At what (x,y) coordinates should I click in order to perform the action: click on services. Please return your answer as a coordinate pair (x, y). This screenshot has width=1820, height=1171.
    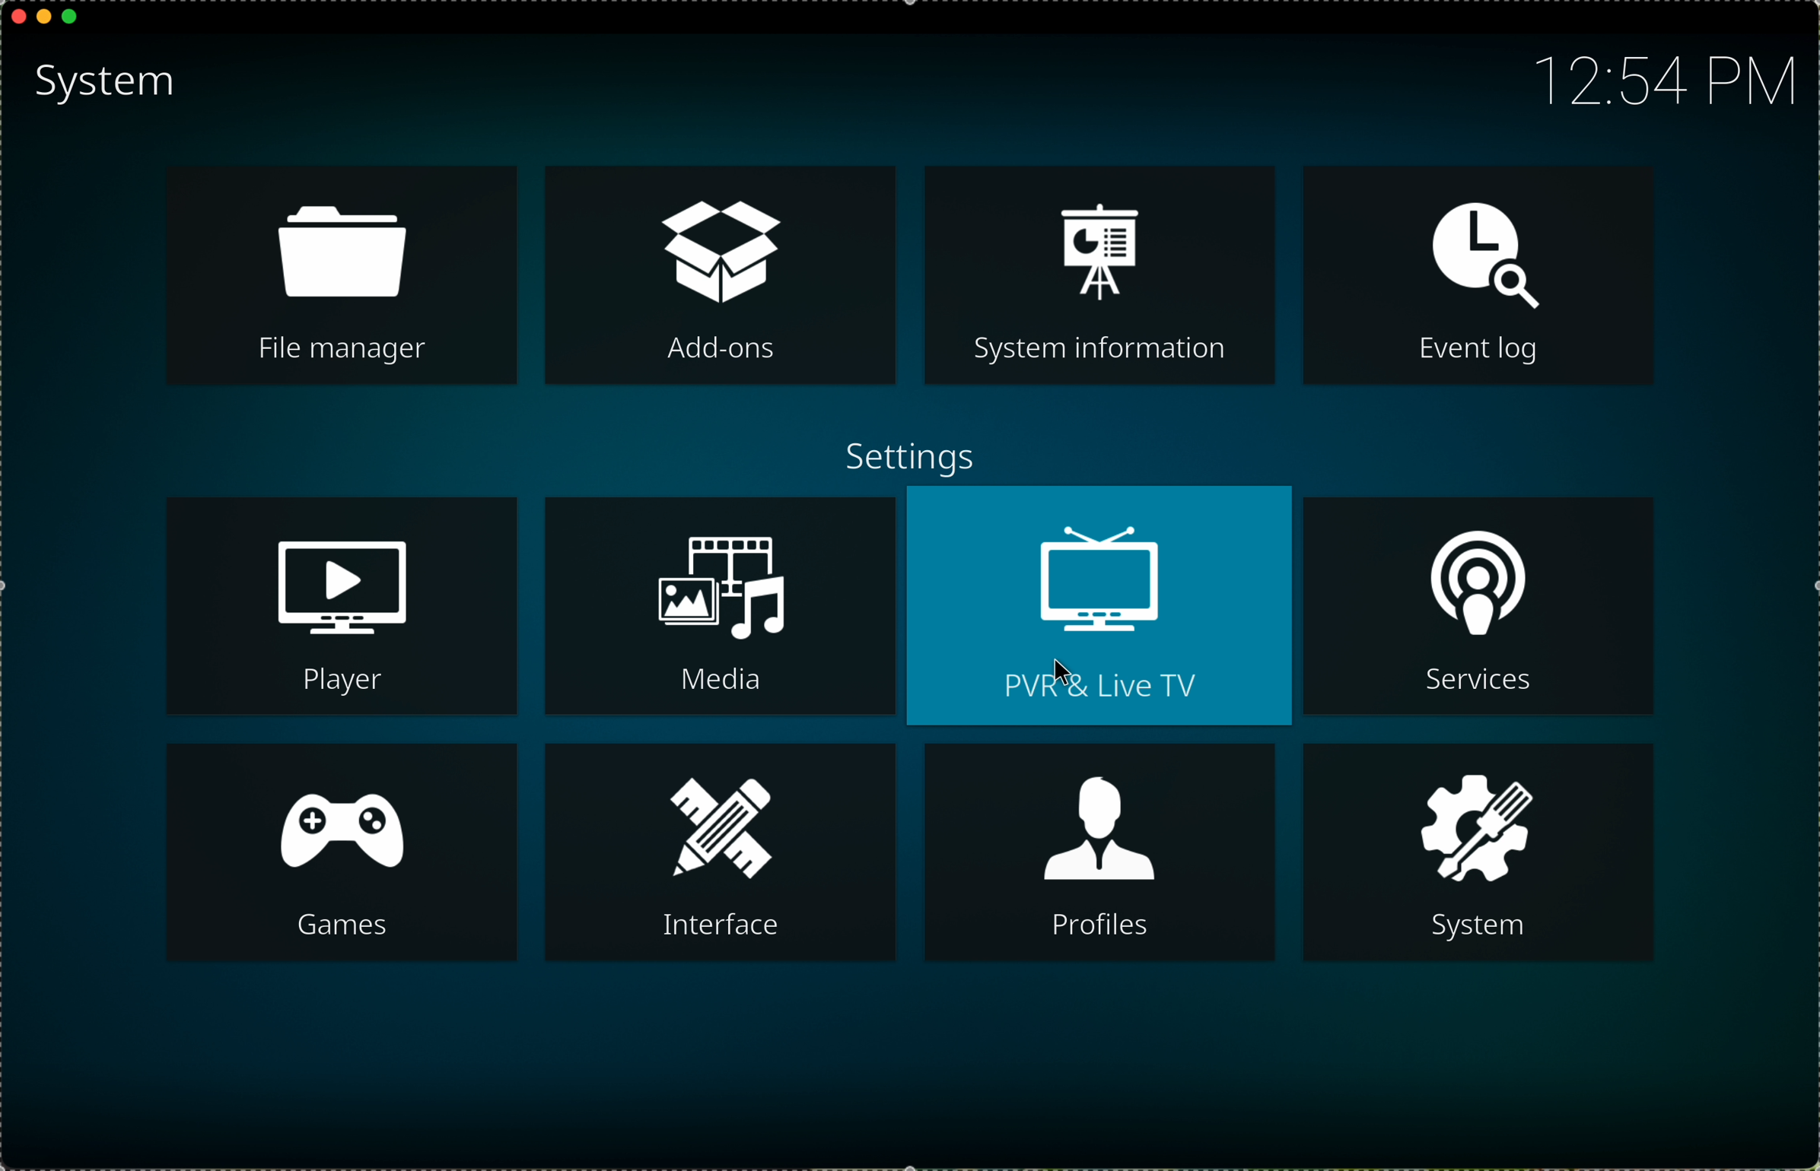
    Looking at the image, I should click on (1478, 603).